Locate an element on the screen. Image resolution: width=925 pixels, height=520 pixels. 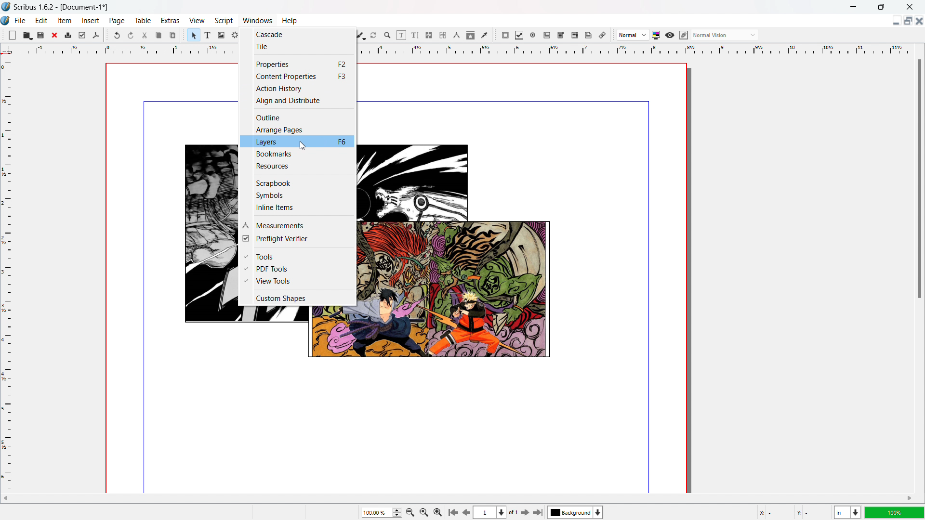
maximize document is located at coordinates (907, 20).